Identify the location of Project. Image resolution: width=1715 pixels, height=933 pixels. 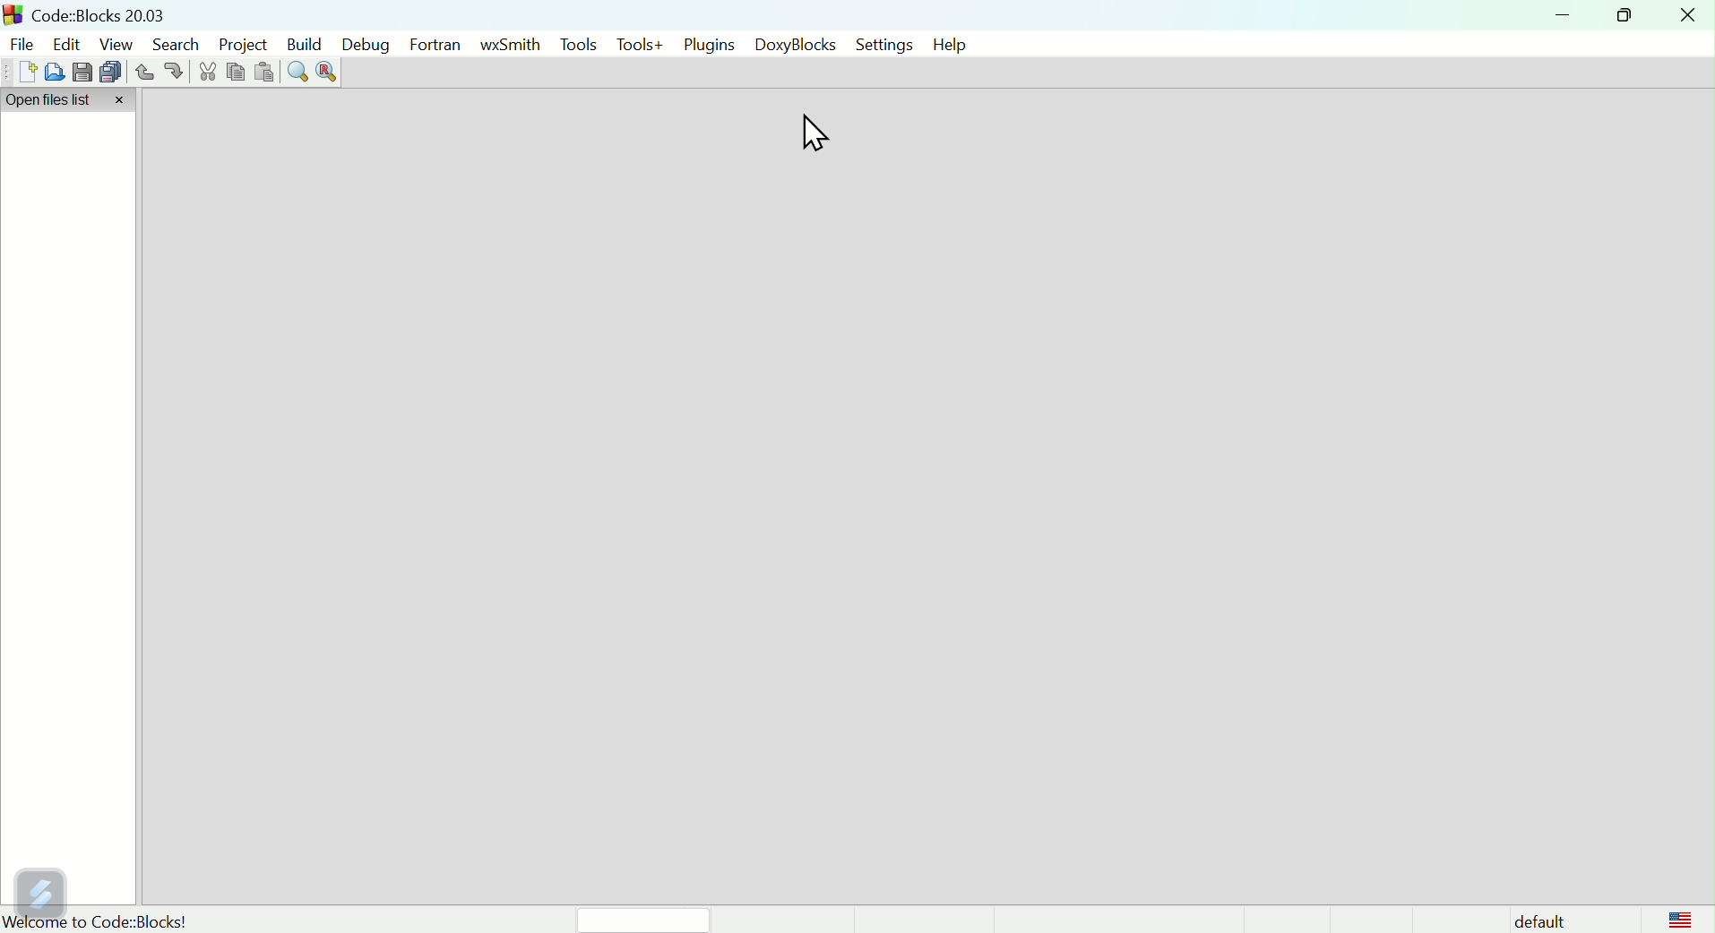
(246, 44).